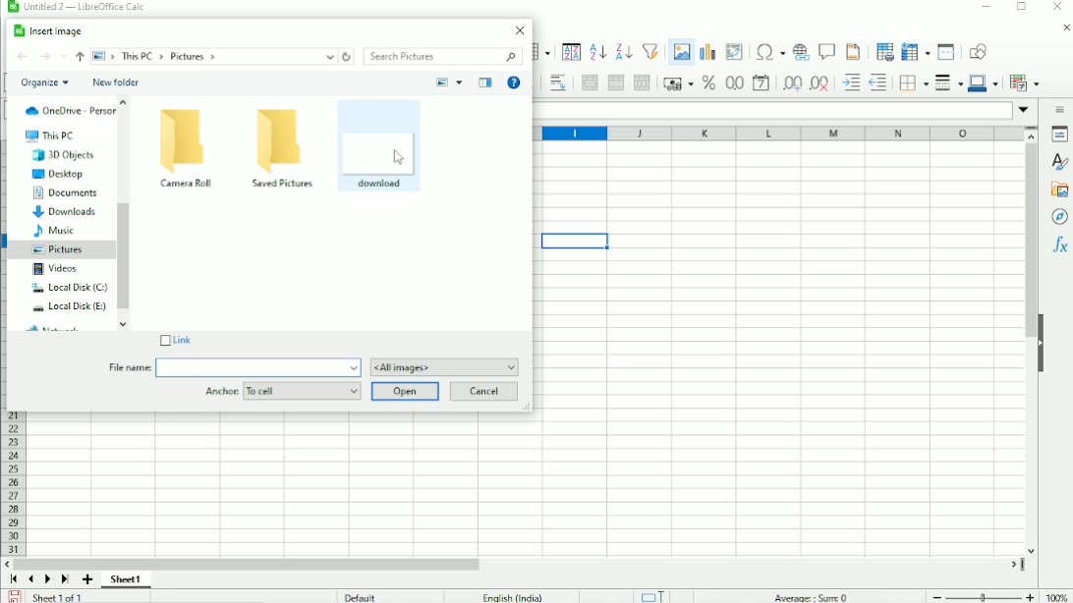 The image size is (1073, 603). I want to click on Active cell, so click(575, 244).